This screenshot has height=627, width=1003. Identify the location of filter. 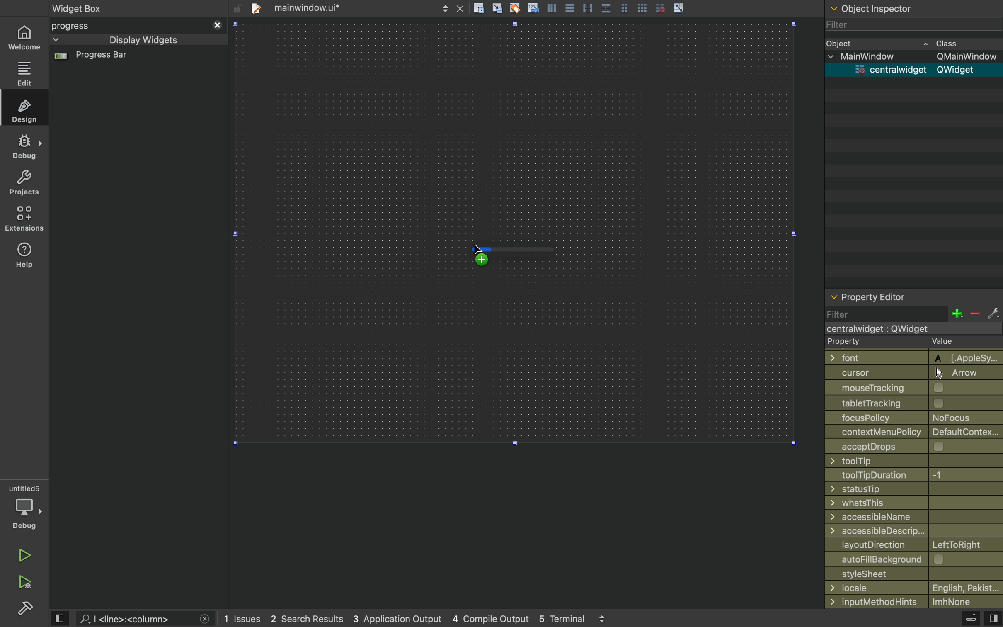
(911, 25).